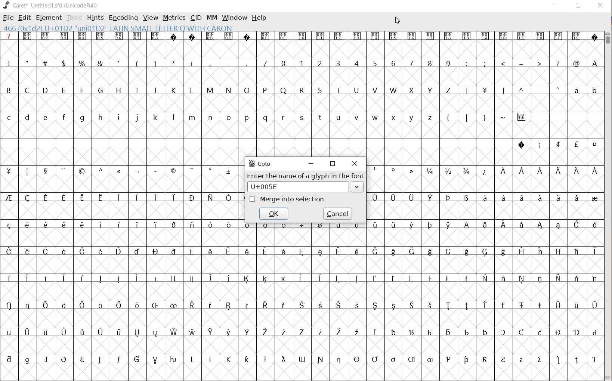 The width and height of the screenshot is (612, 381). What do you see at coordinates (599, 6) in the screenshot?
I see `CLOSE` at bounding box center [599, 6].